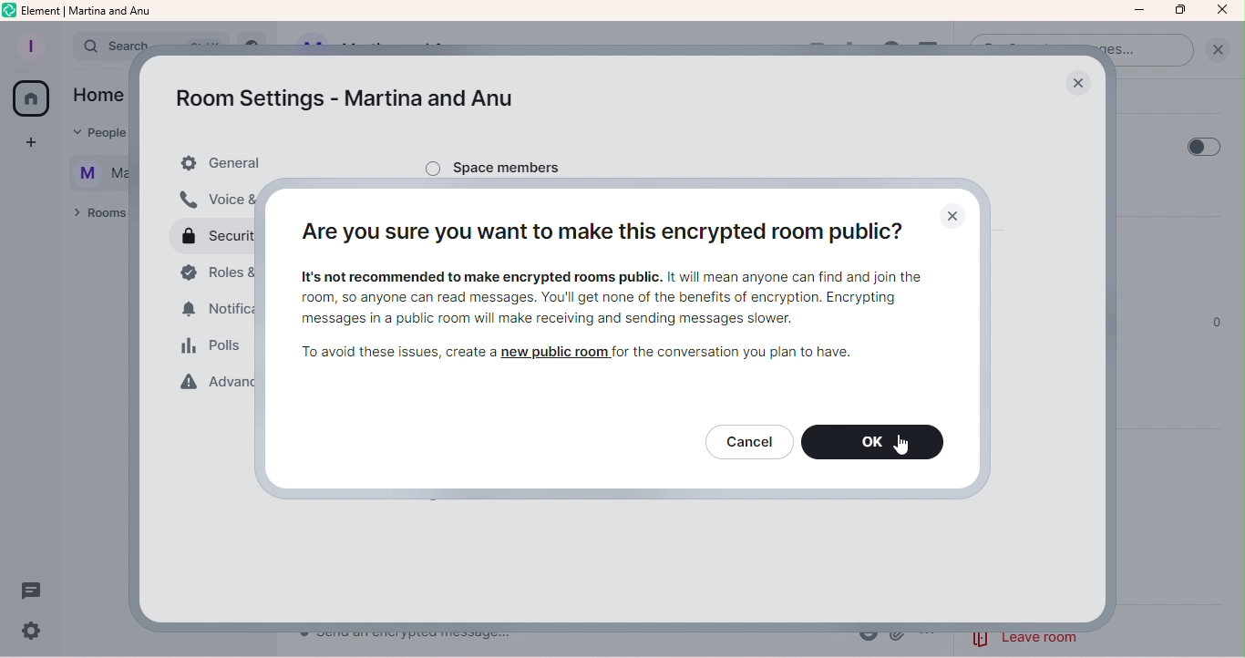  Describe the element at coordinates (30, 99) in the screenshot. I see `Home` at that location.